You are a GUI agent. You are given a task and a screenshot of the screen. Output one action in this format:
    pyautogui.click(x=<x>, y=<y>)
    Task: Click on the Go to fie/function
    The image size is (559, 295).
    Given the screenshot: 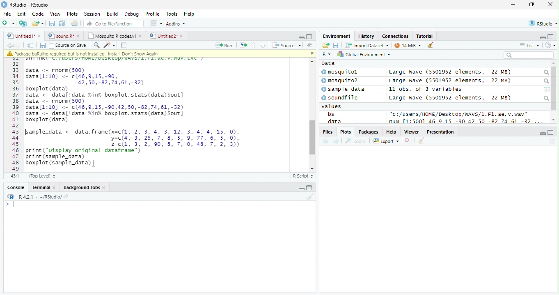 What is the action you would take?
    pyautogui.click(x=114, y=23)
    